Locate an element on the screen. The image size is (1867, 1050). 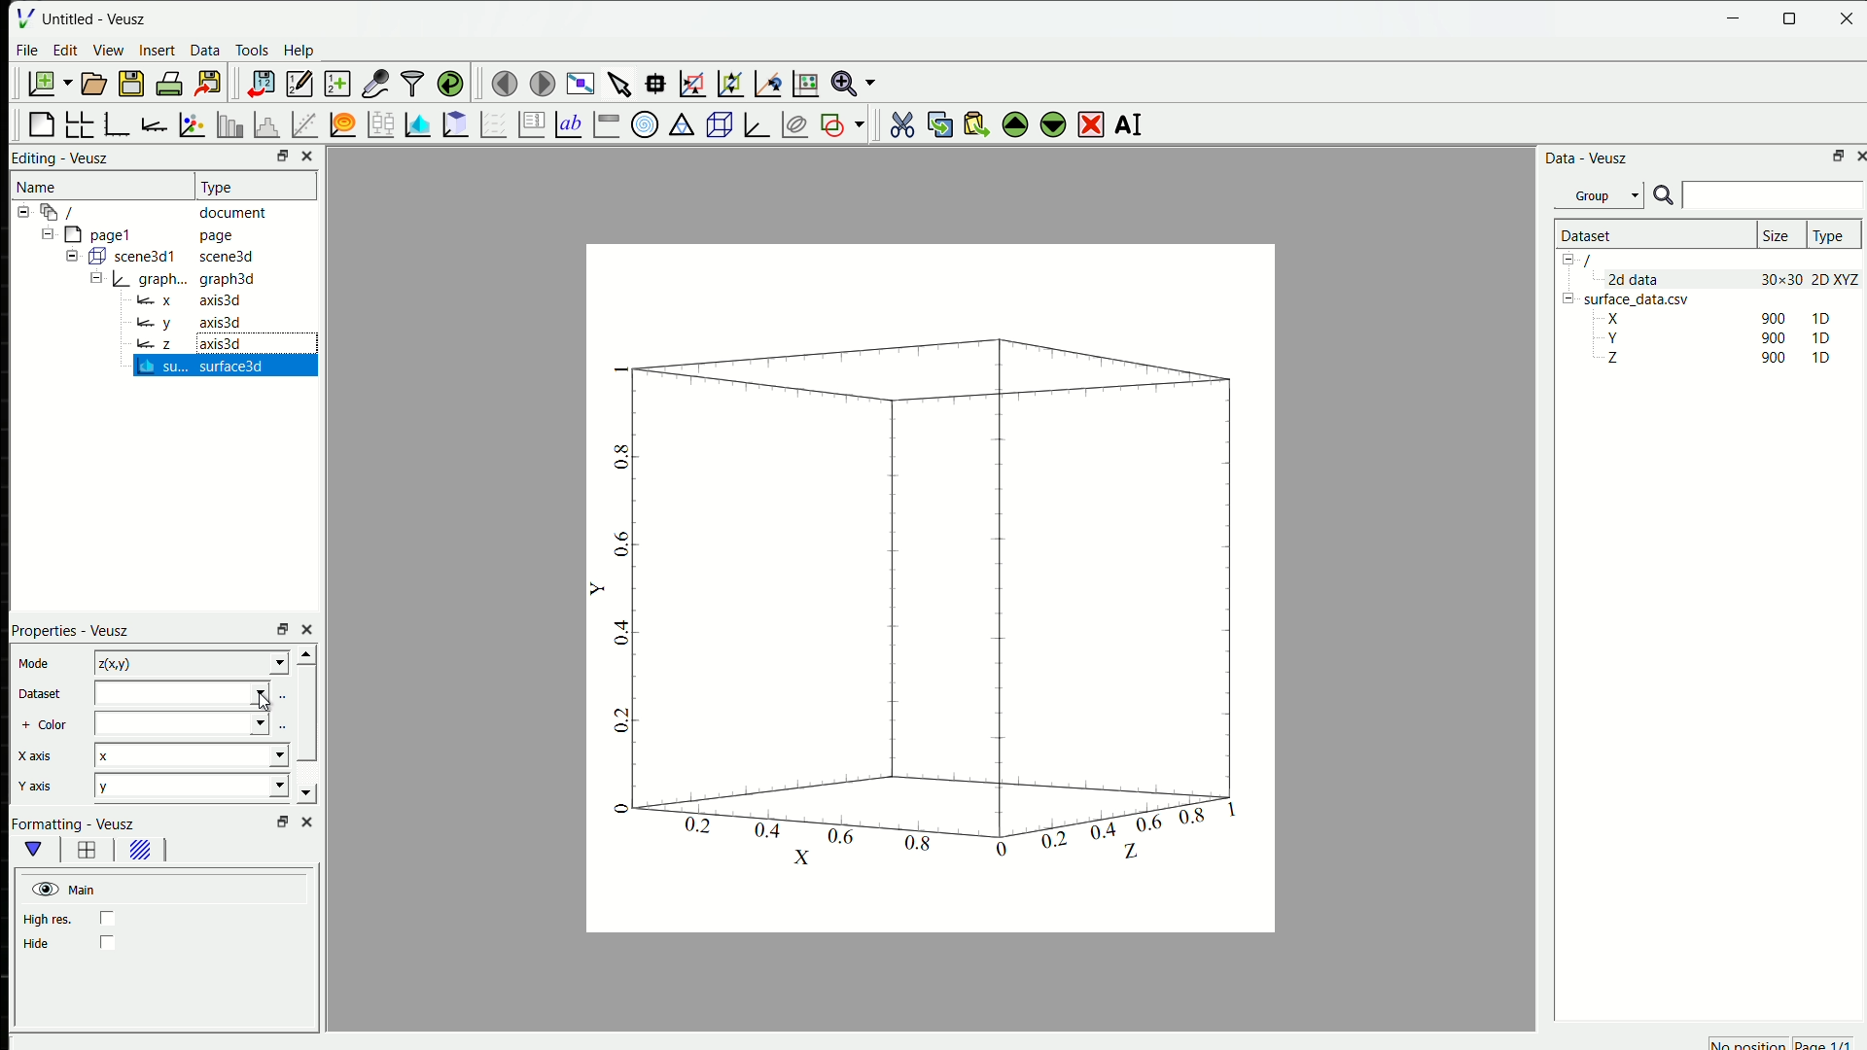
draw a rectangle to zoom graph axes is located at coordinates (693, 84).